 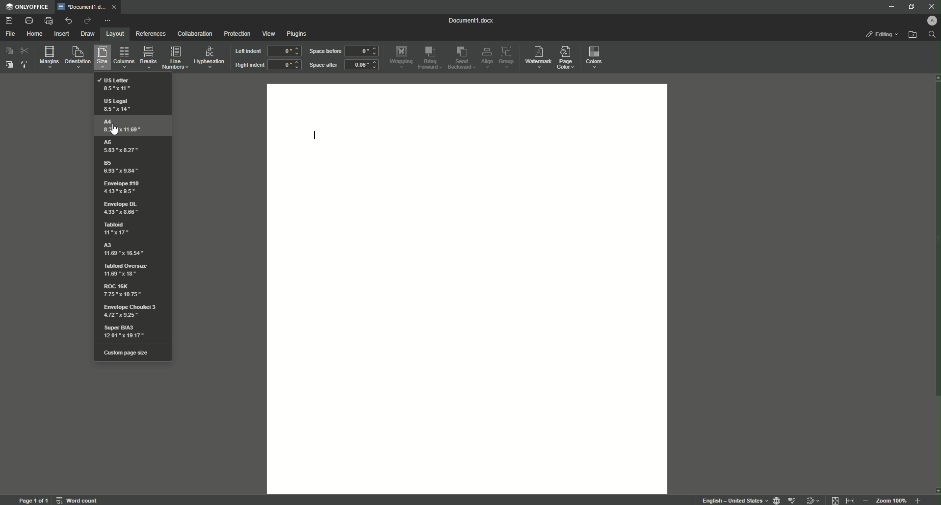 I want to click on Tabloid Oversize, so click(x=128, y=271).